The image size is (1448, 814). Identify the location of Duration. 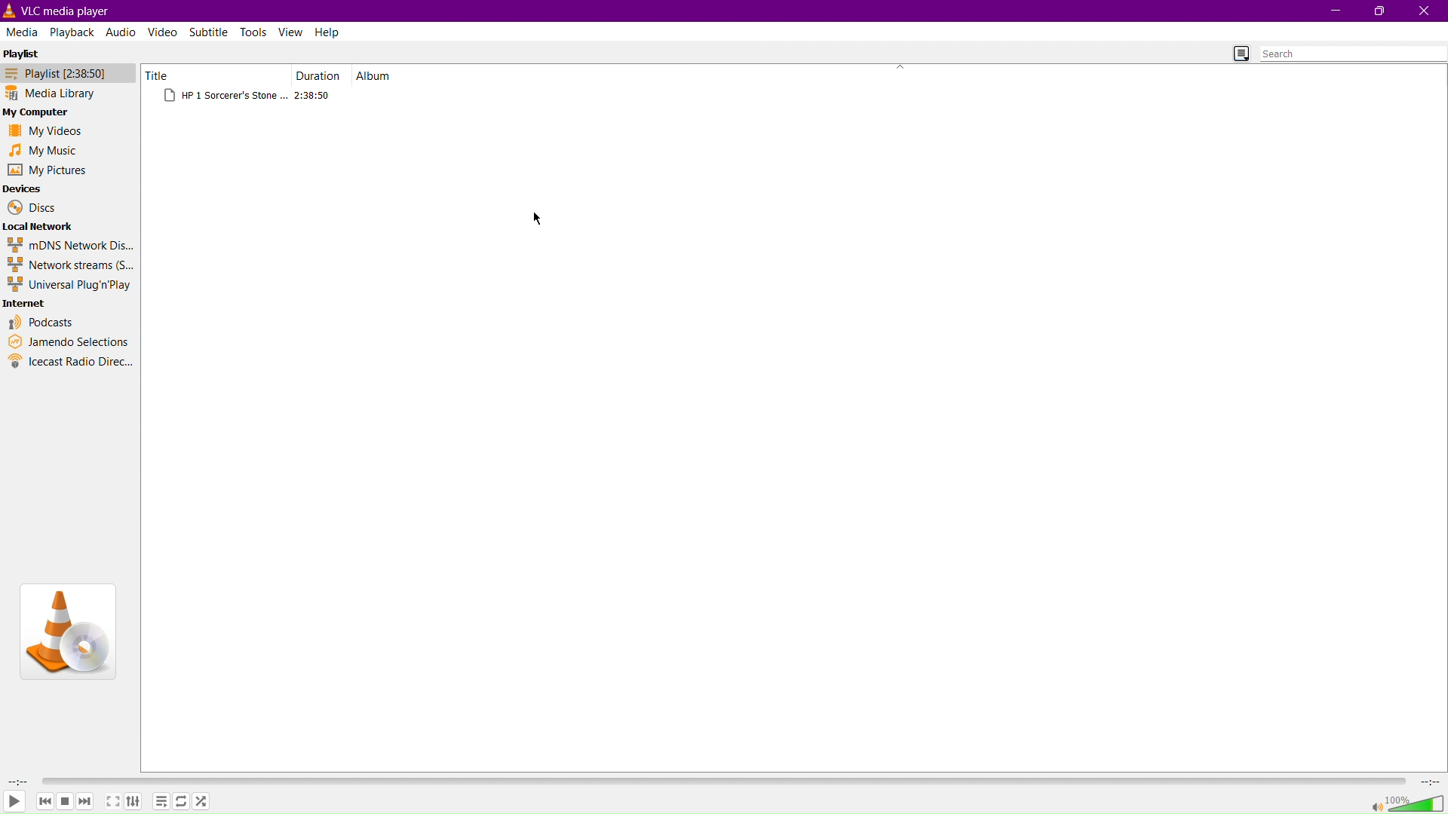
(319, 75).